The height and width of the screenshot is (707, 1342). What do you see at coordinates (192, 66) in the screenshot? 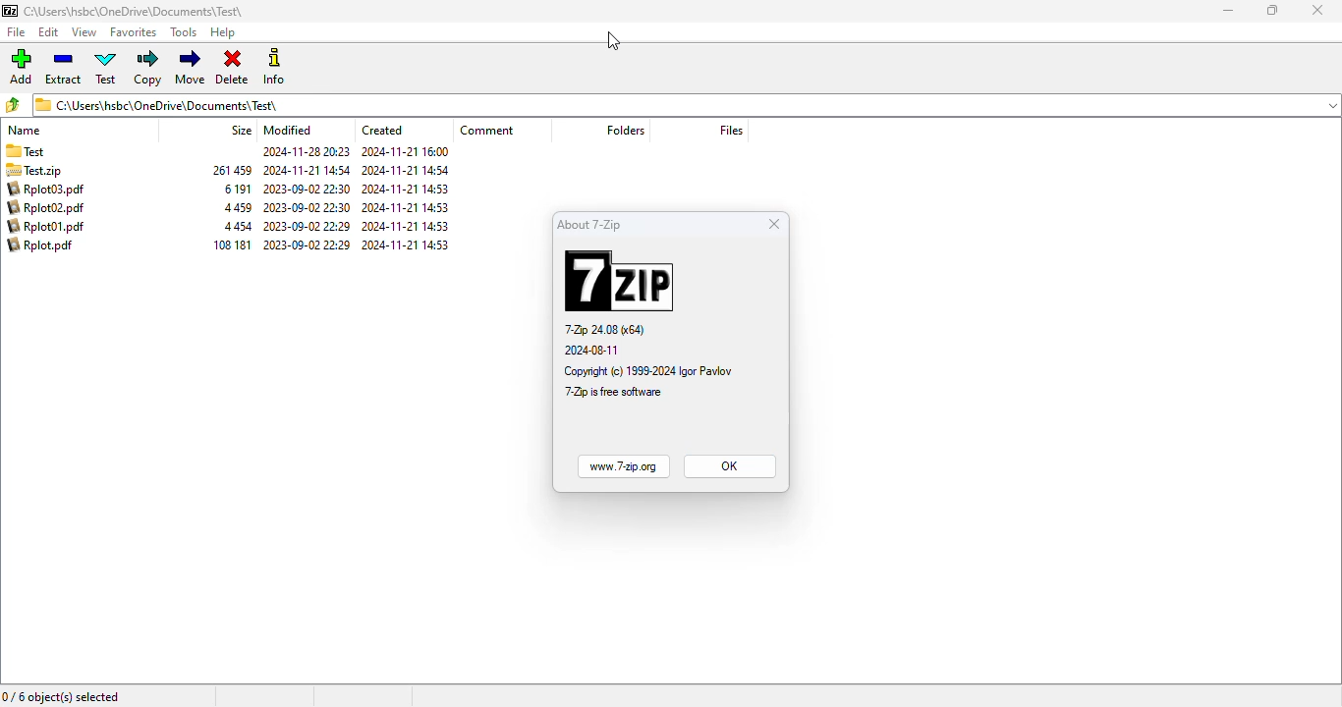
I see `move` at bounding box center [192, 66].